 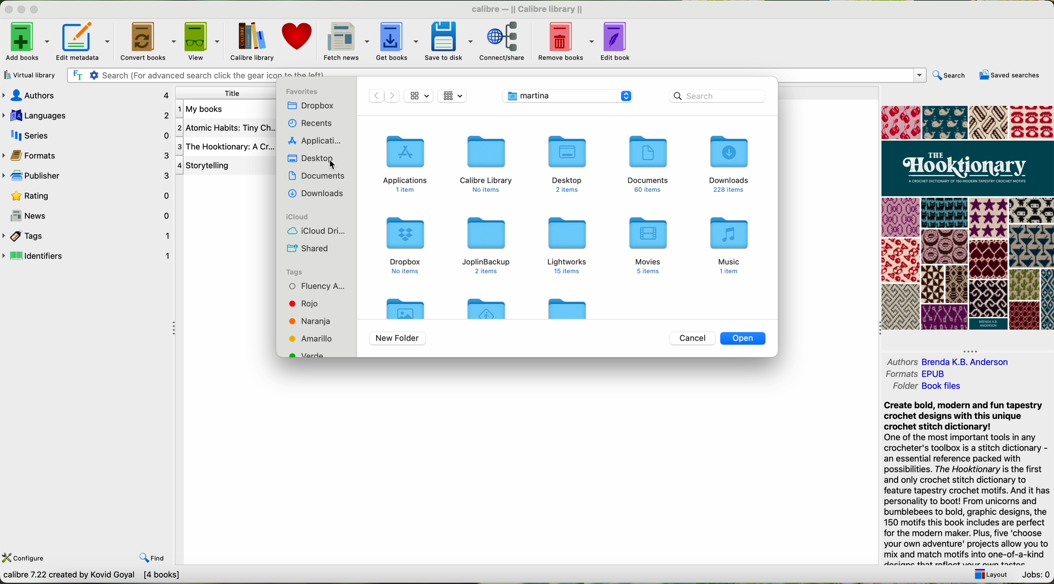 I want to click on get books, so click(x=396, y=40).